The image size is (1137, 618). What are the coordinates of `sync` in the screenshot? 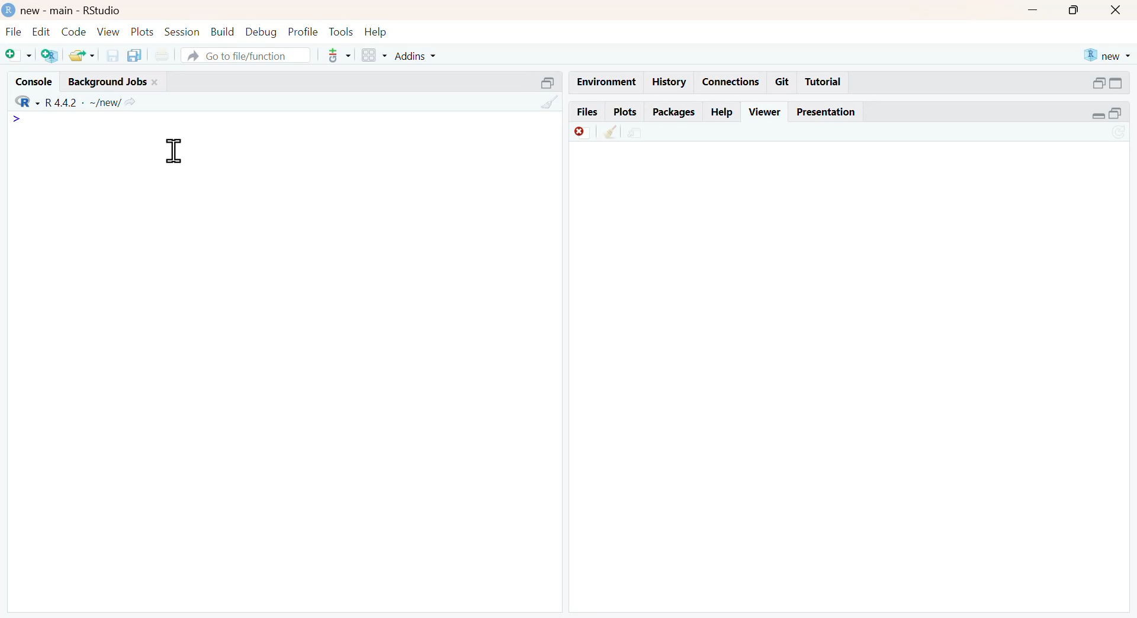 It's located at (1119, 134).